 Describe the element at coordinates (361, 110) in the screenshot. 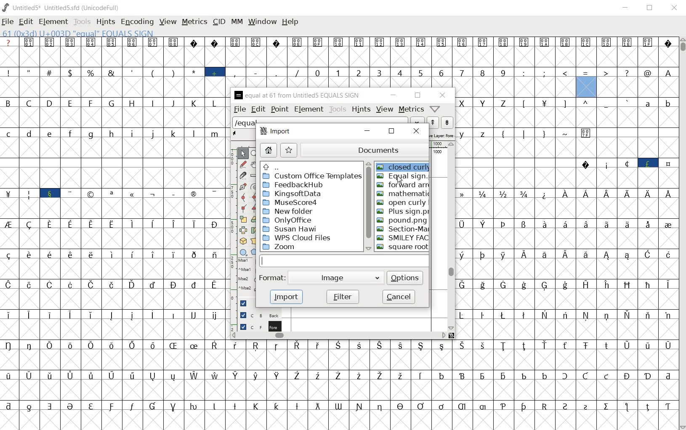

I see `hints` at that location.